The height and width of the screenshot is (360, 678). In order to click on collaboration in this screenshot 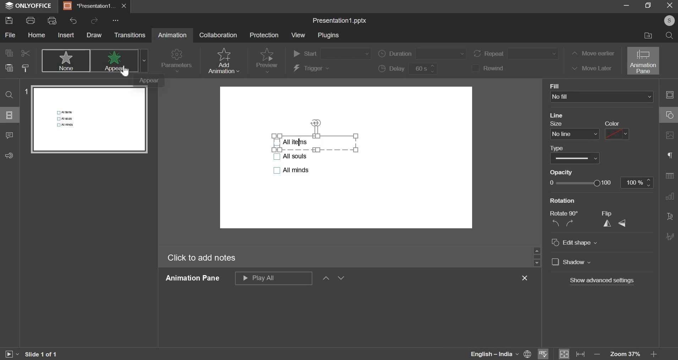, I will do `click(218, 34)`.